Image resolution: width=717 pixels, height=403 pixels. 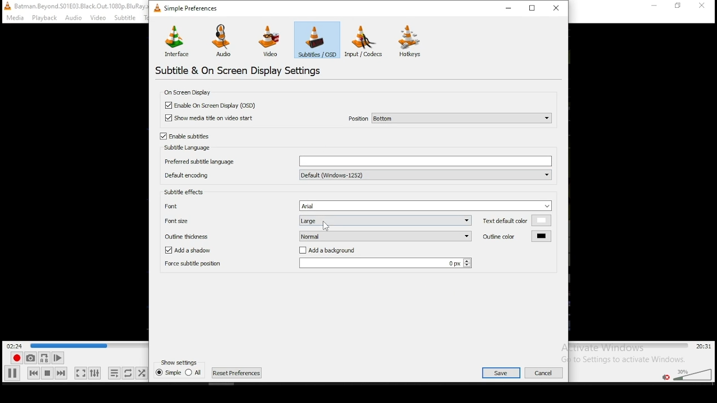 What do you see at coordinates (533, 7) in the screenshot?
I see `restore` at bounding box center [533, 7].